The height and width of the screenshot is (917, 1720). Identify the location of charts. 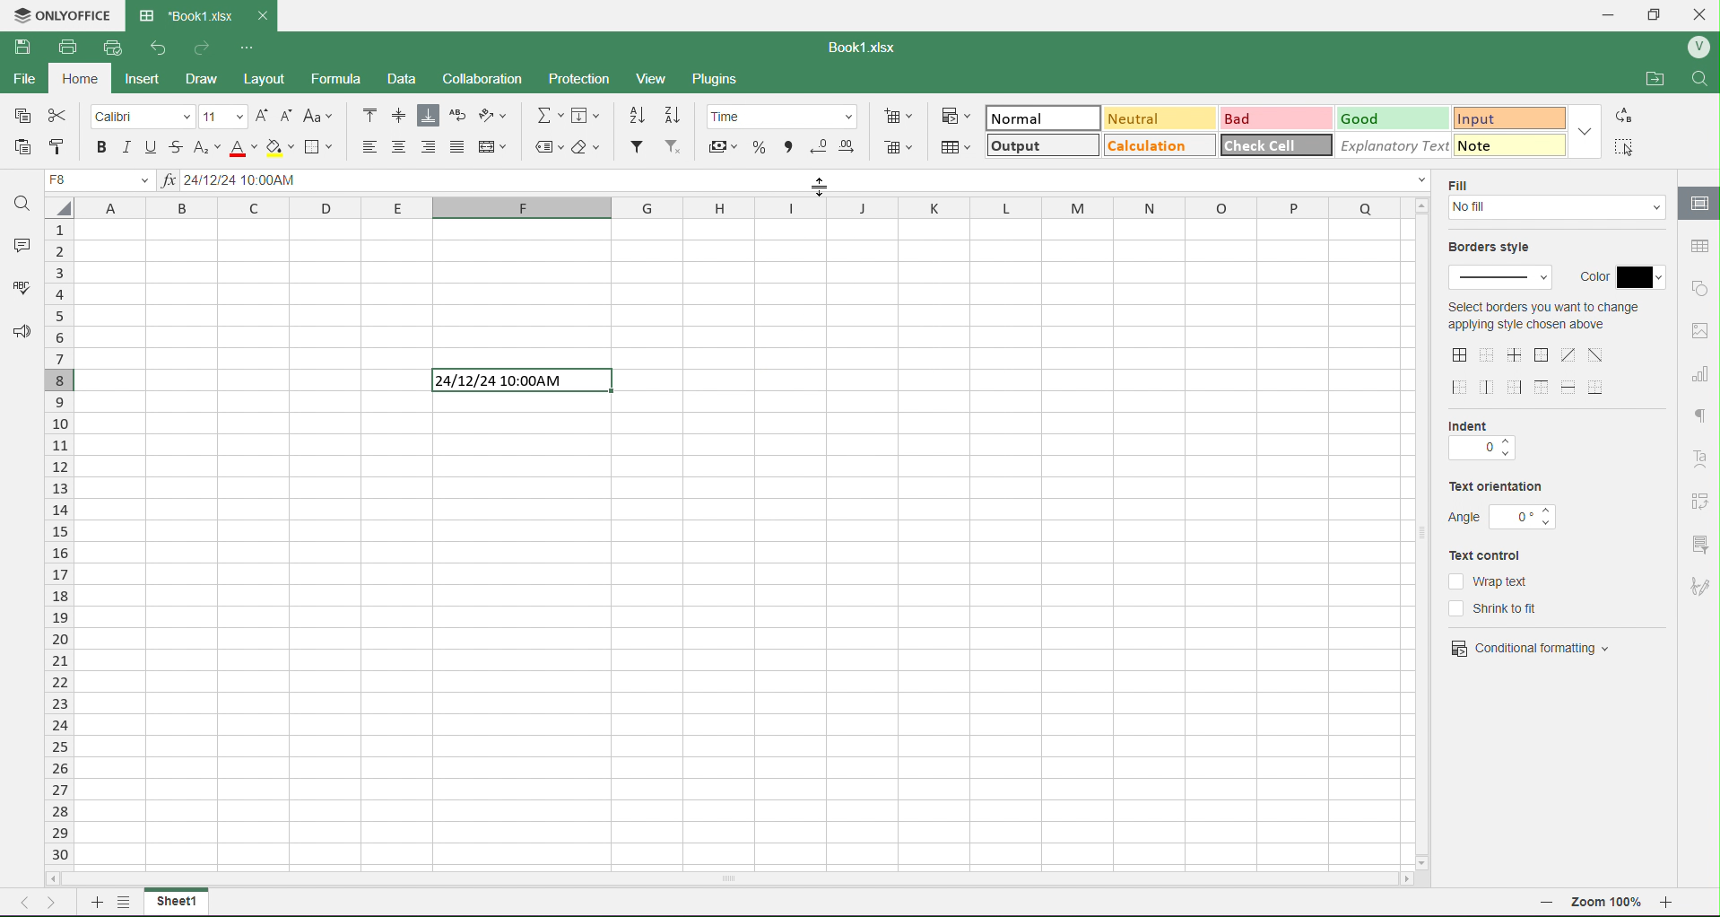
(1700, 375).